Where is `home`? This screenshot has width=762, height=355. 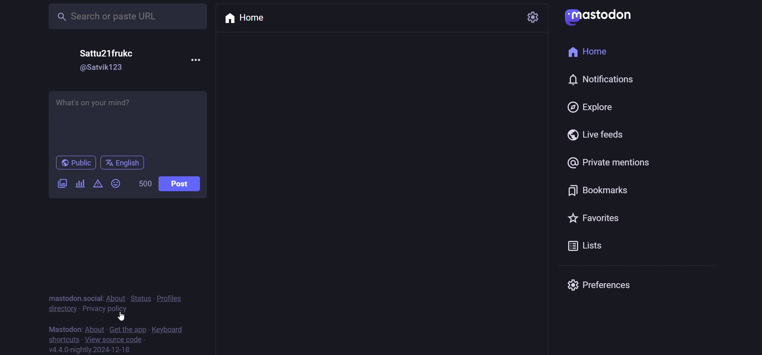 home is located at coordinates (246, 21).